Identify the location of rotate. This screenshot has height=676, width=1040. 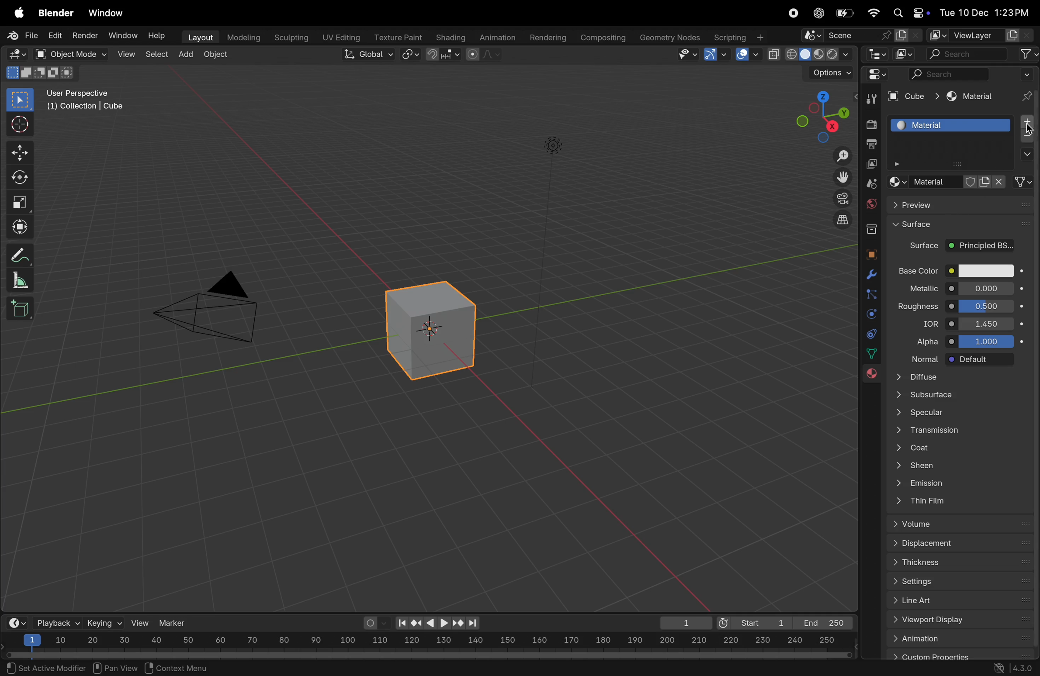
(18, 178).